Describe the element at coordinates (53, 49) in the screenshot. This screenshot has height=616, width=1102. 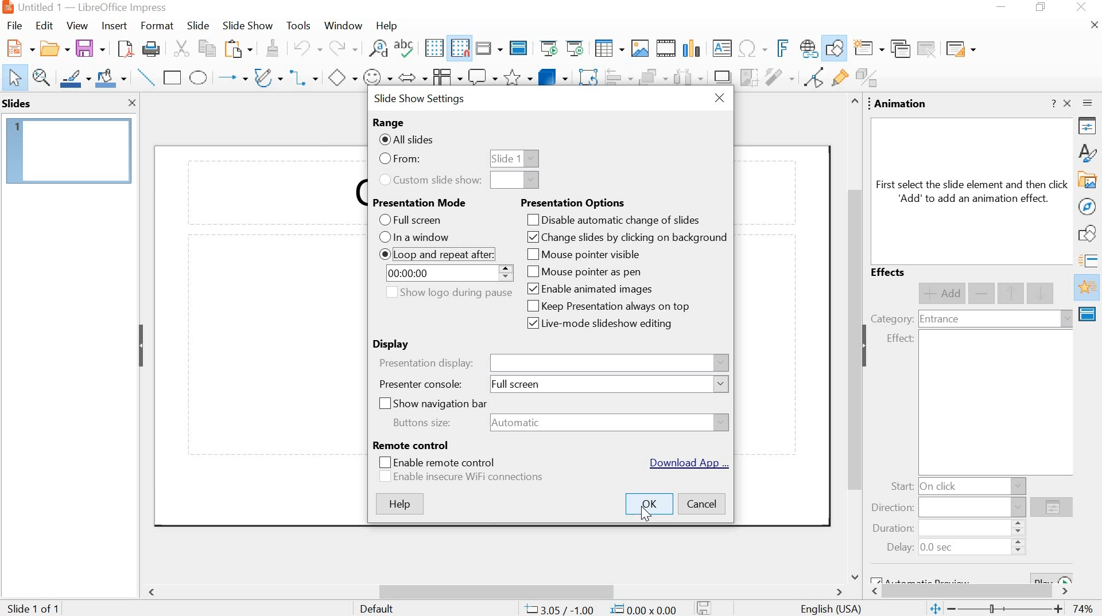
I see `open` at that location.